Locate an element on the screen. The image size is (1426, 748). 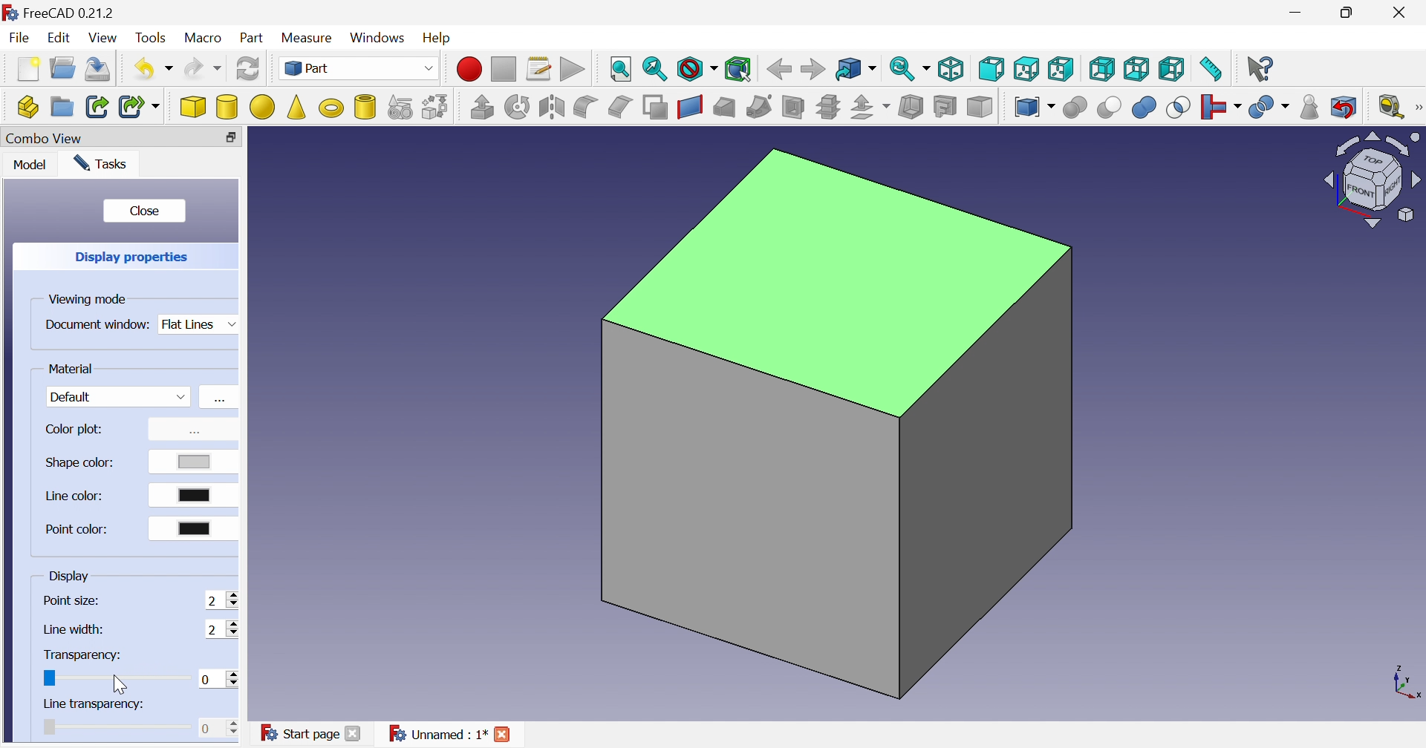
Undo is located at coordinates (154, 68).